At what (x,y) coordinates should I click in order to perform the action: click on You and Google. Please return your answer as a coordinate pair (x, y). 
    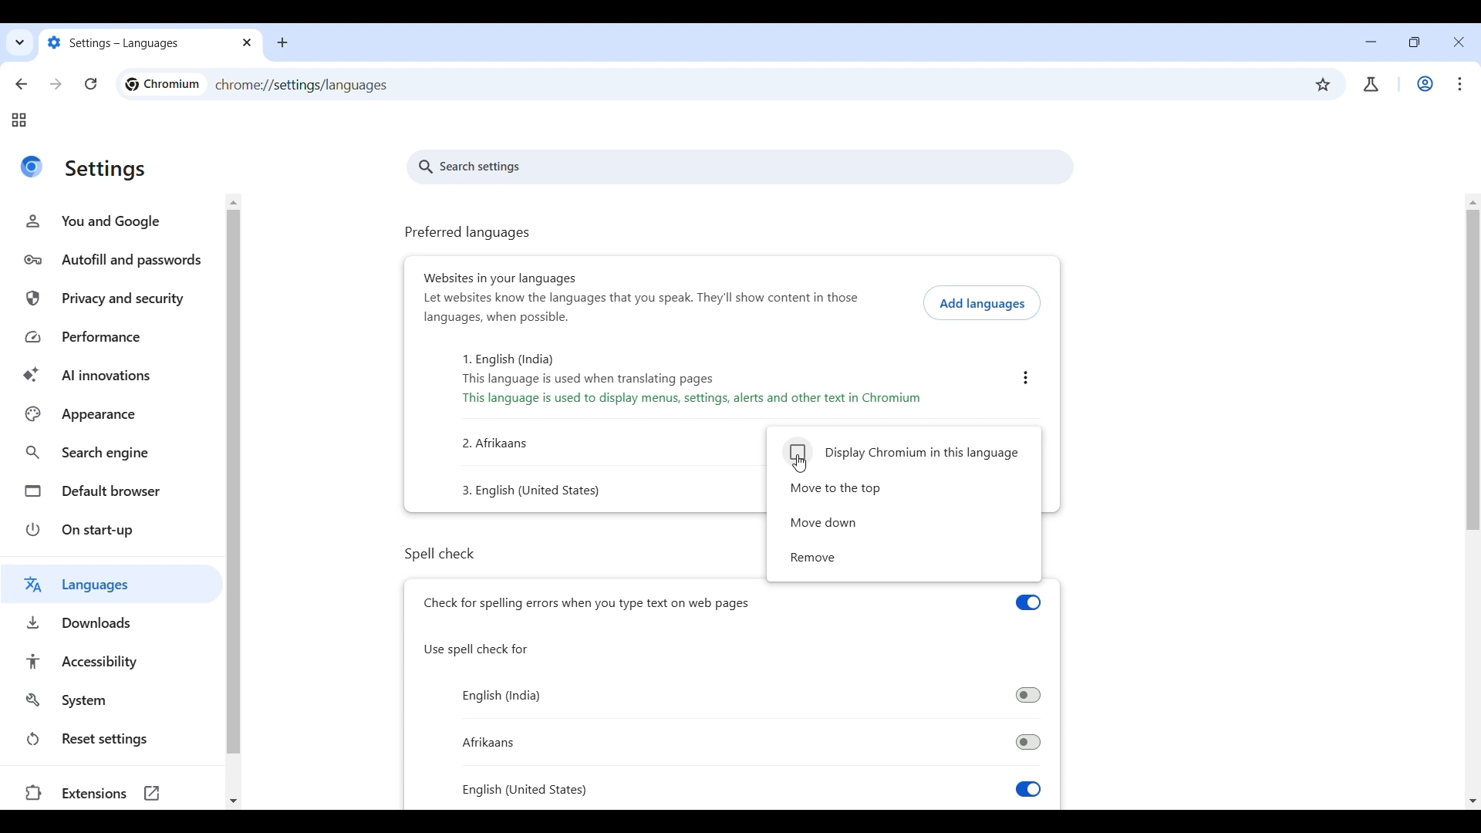
    Looking at the image, I should click on (111, 221).